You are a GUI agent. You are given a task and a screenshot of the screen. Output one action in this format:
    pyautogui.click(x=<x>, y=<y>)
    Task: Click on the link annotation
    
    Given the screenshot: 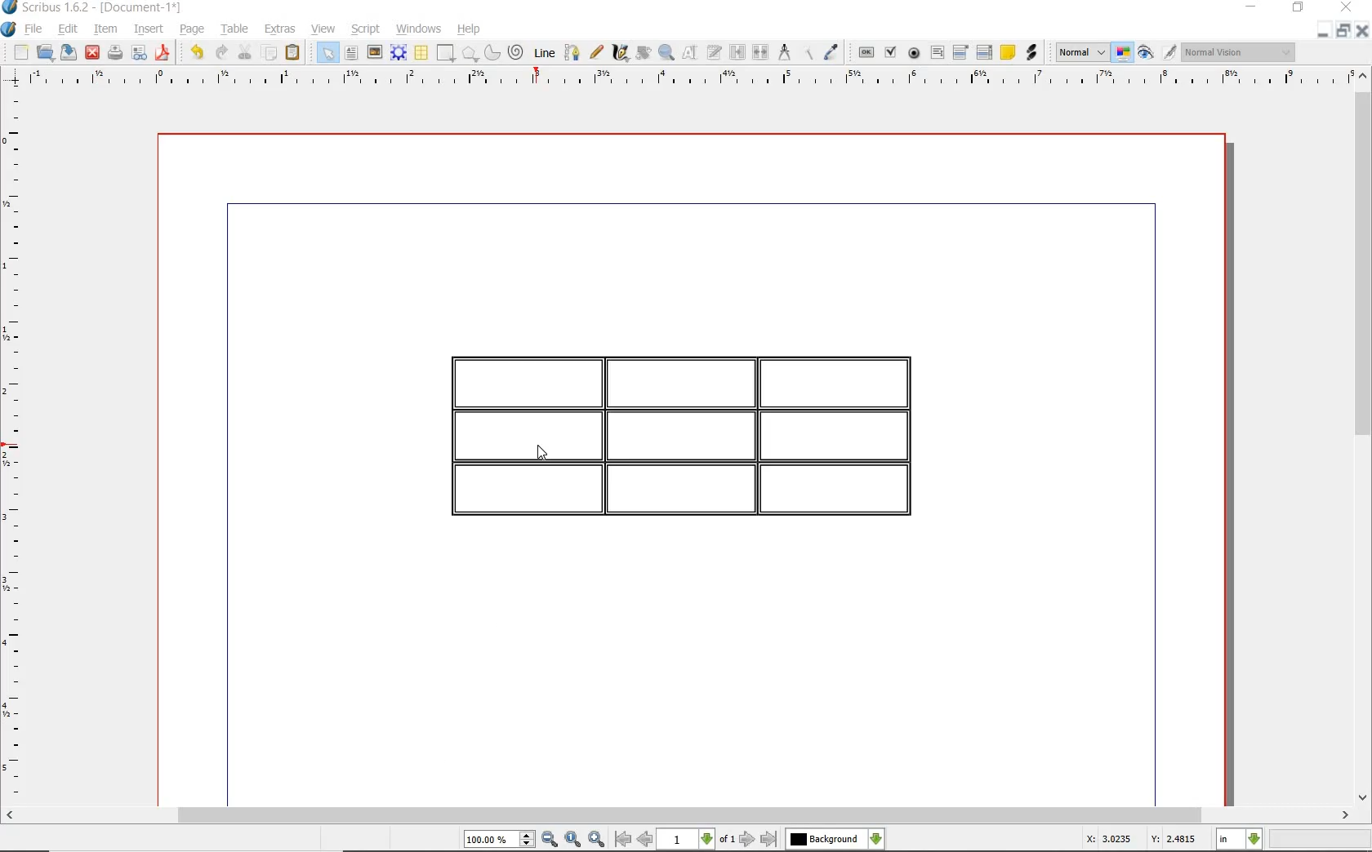 What is the action you would take?
    pyautogui.click(x=1032, y=53)
    